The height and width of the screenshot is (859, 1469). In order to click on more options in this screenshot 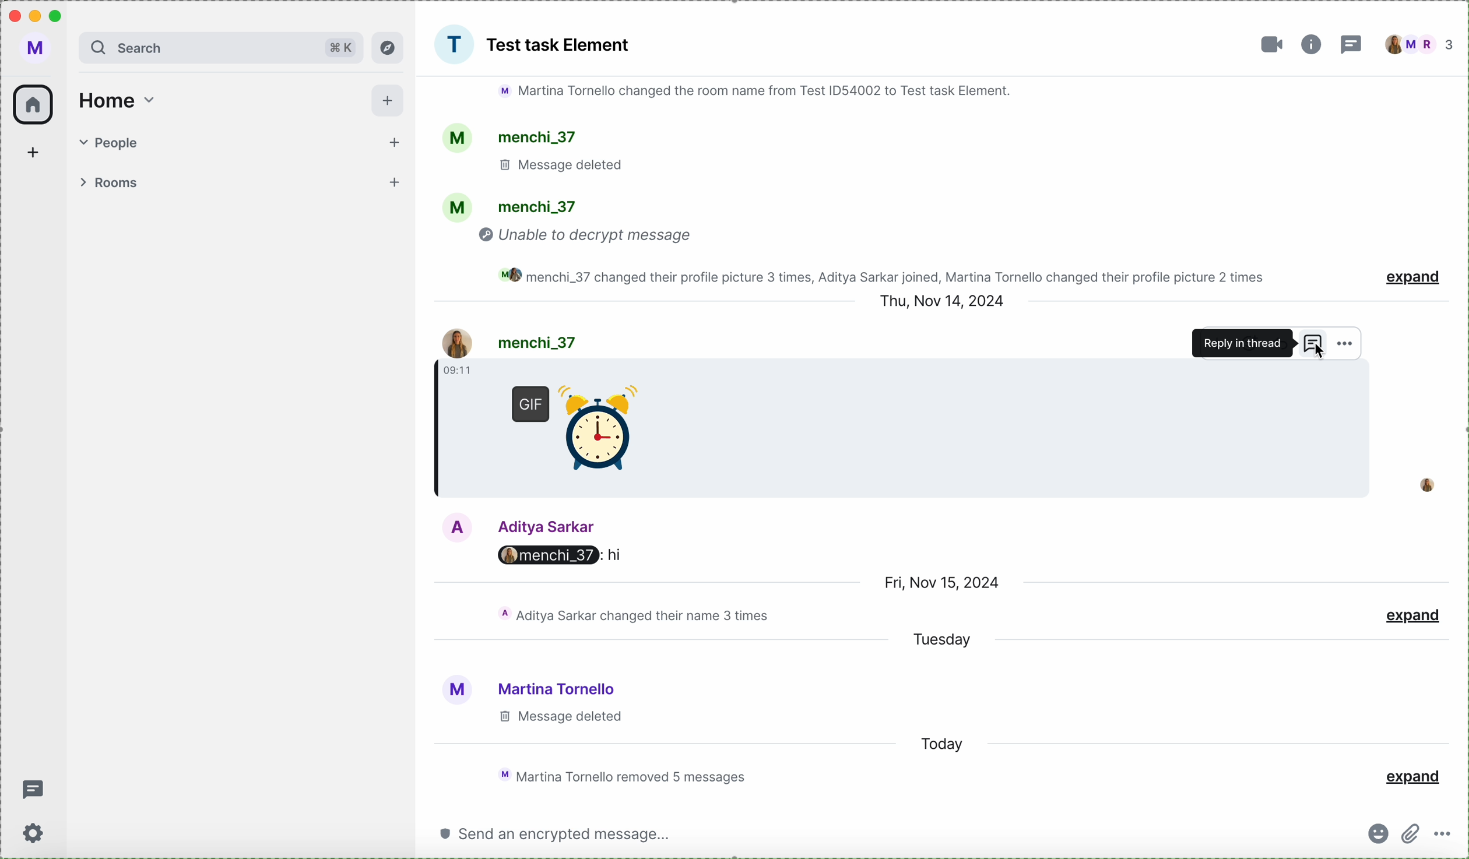, I will do `click(1447, 833)`.